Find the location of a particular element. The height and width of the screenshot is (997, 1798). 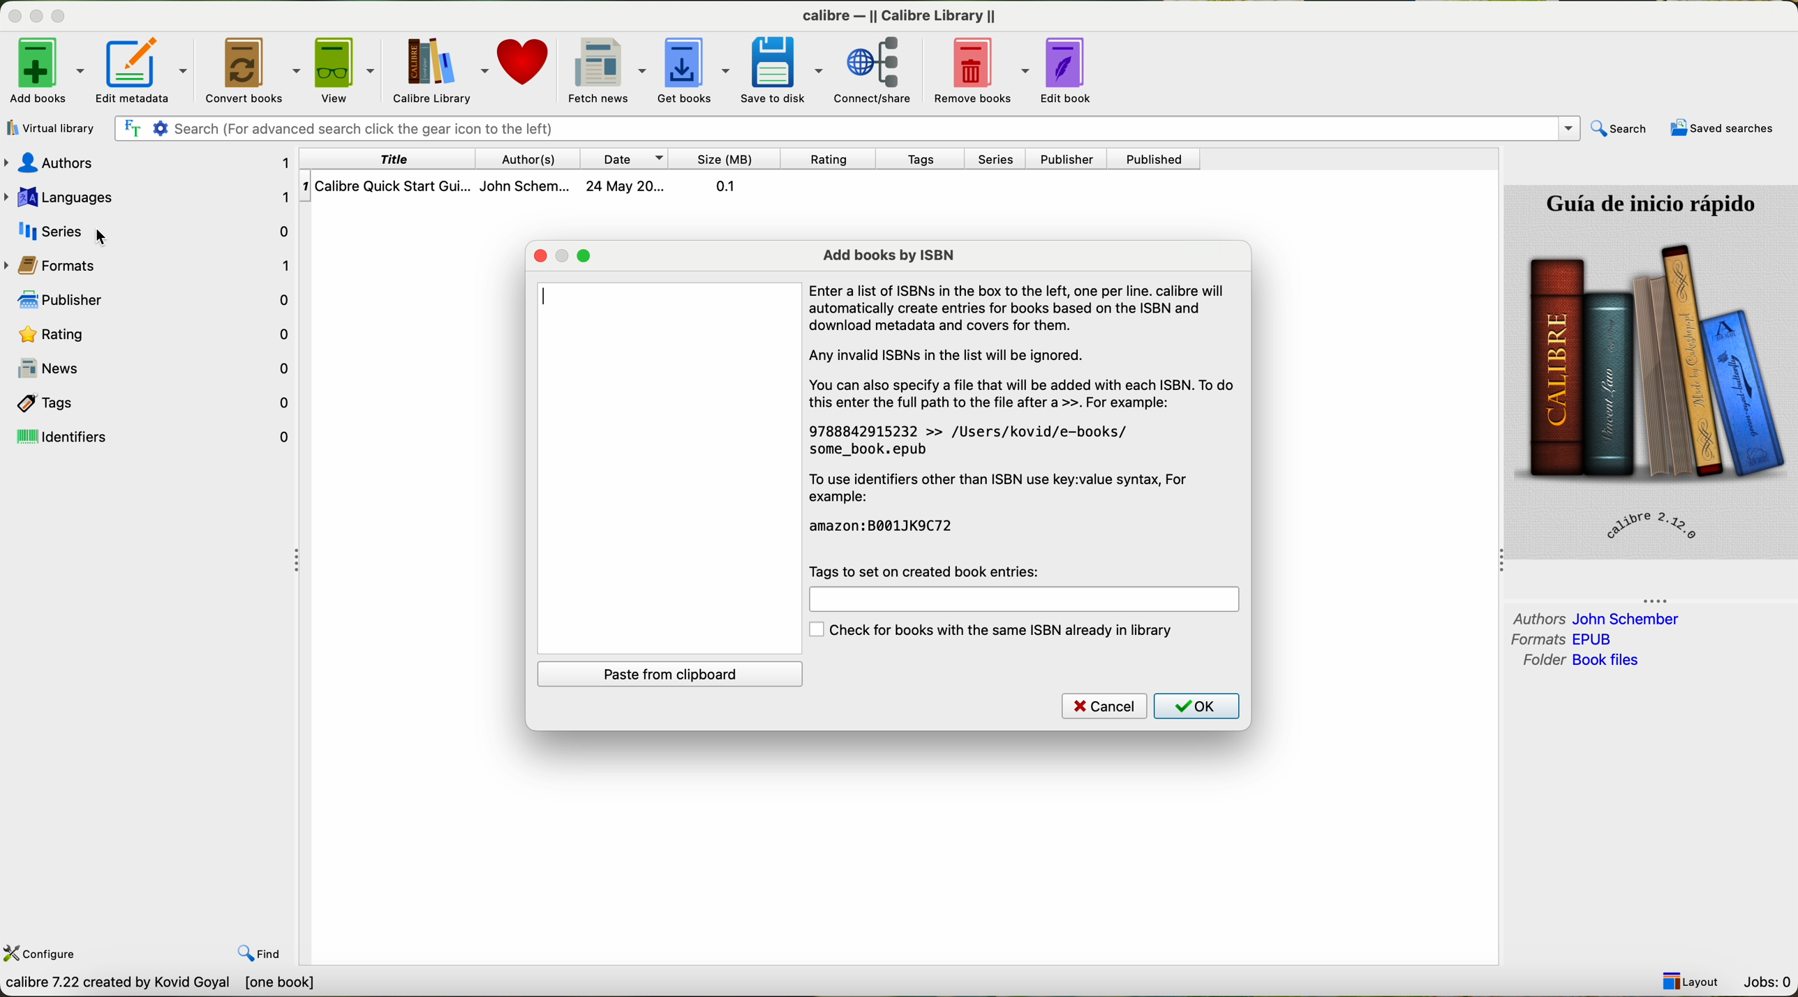

Rating is located at coordinates (157, 337).